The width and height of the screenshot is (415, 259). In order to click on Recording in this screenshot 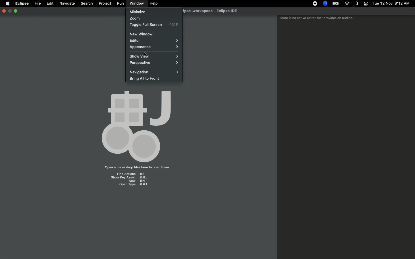, I will do `click(314, 3)`.